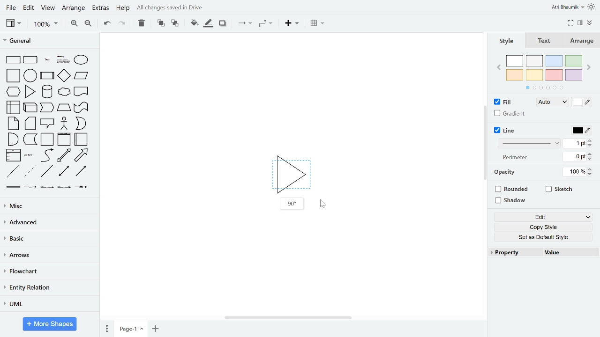  I want to click on text, so click(545, 41).